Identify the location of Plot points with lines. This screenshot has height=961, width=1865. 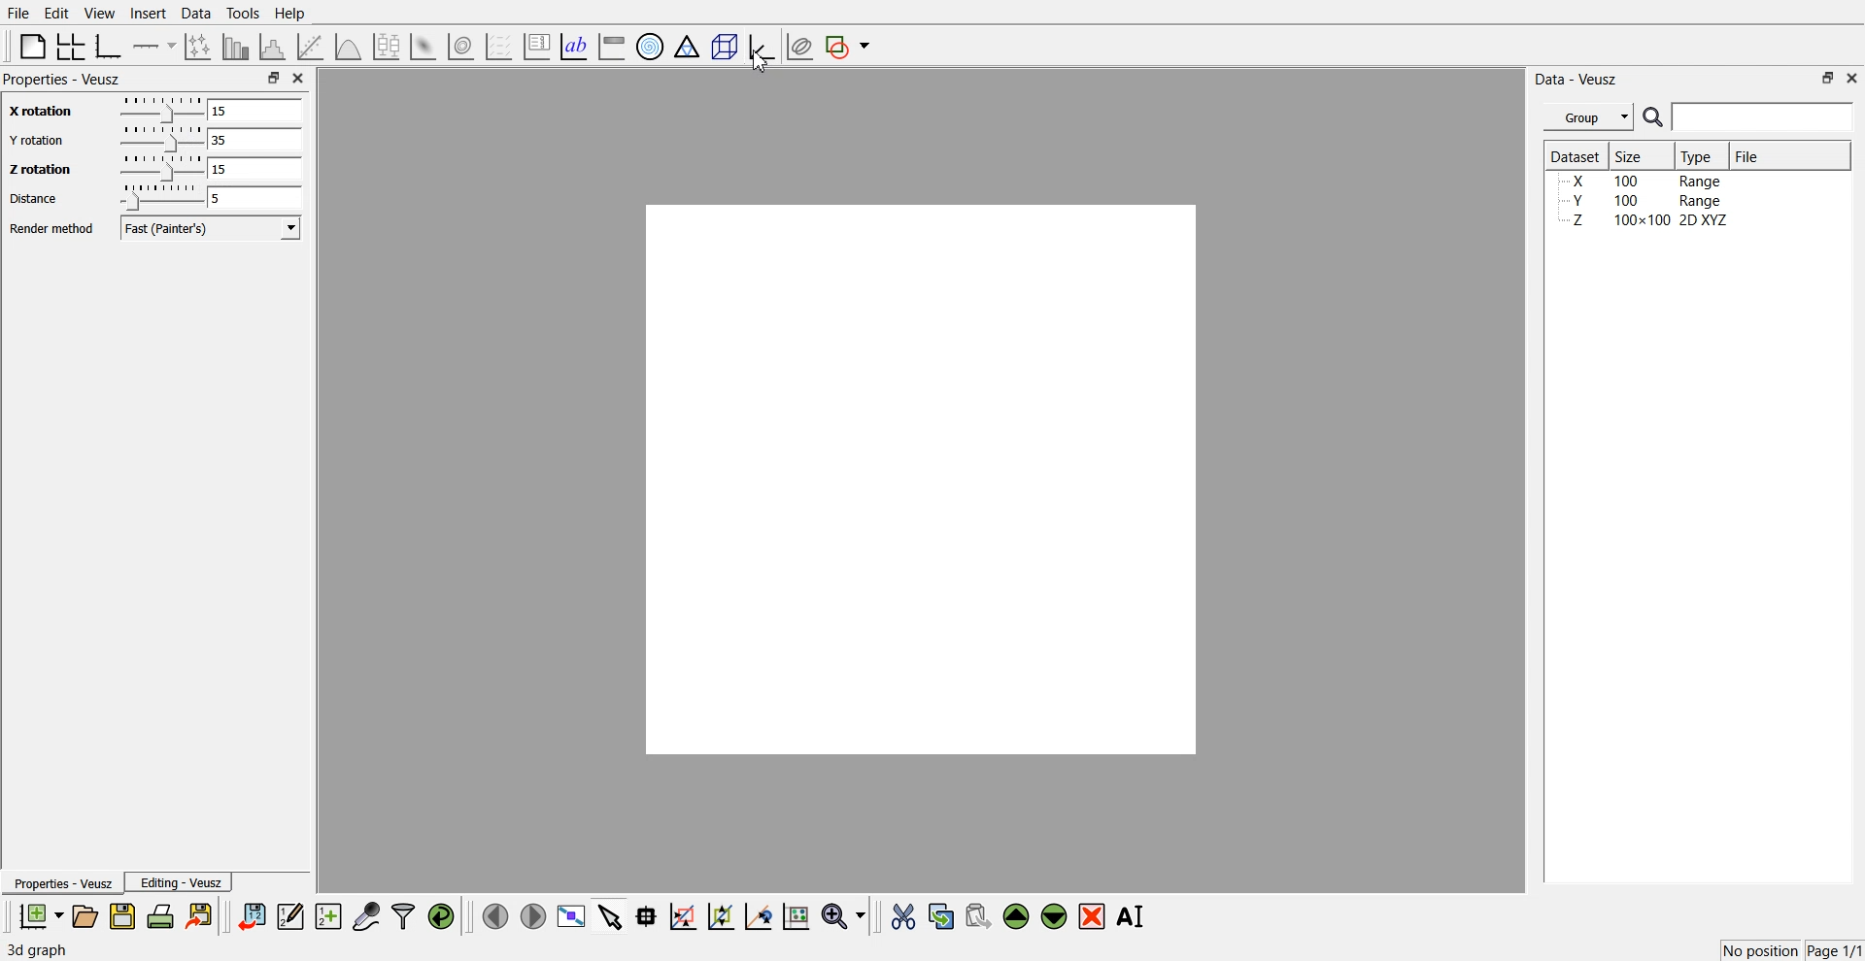
(199, 47).